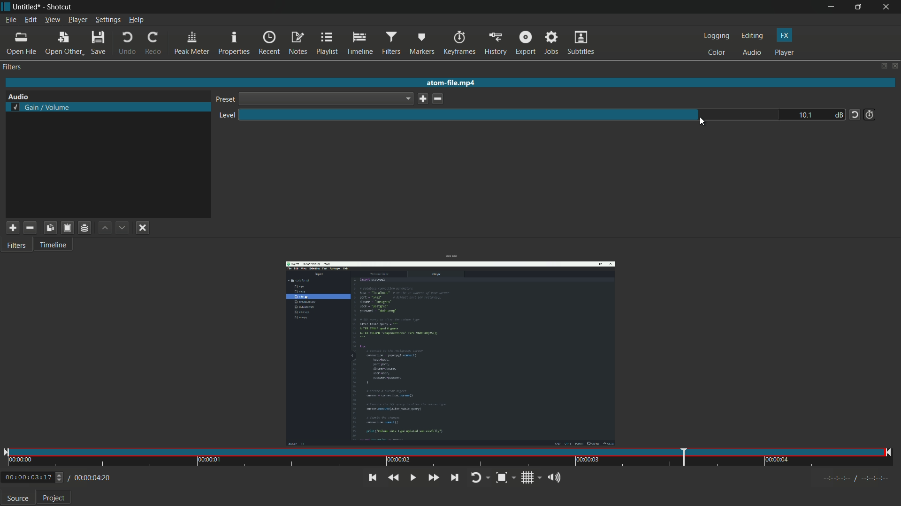 This screenshot has height=506, width=901. I want to click on toggle zoom, so click(505, 478).